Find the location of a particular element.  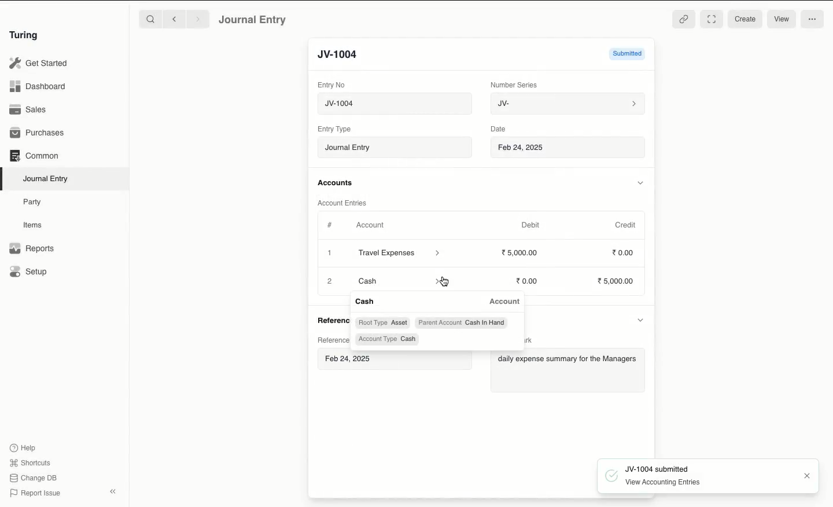

Credit is located at coordinates (626, 225).